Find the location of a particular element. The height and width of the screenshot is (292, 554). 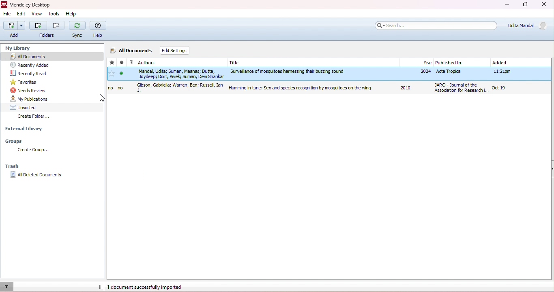

Collapse/Expand is located at coordinates (552, 169).